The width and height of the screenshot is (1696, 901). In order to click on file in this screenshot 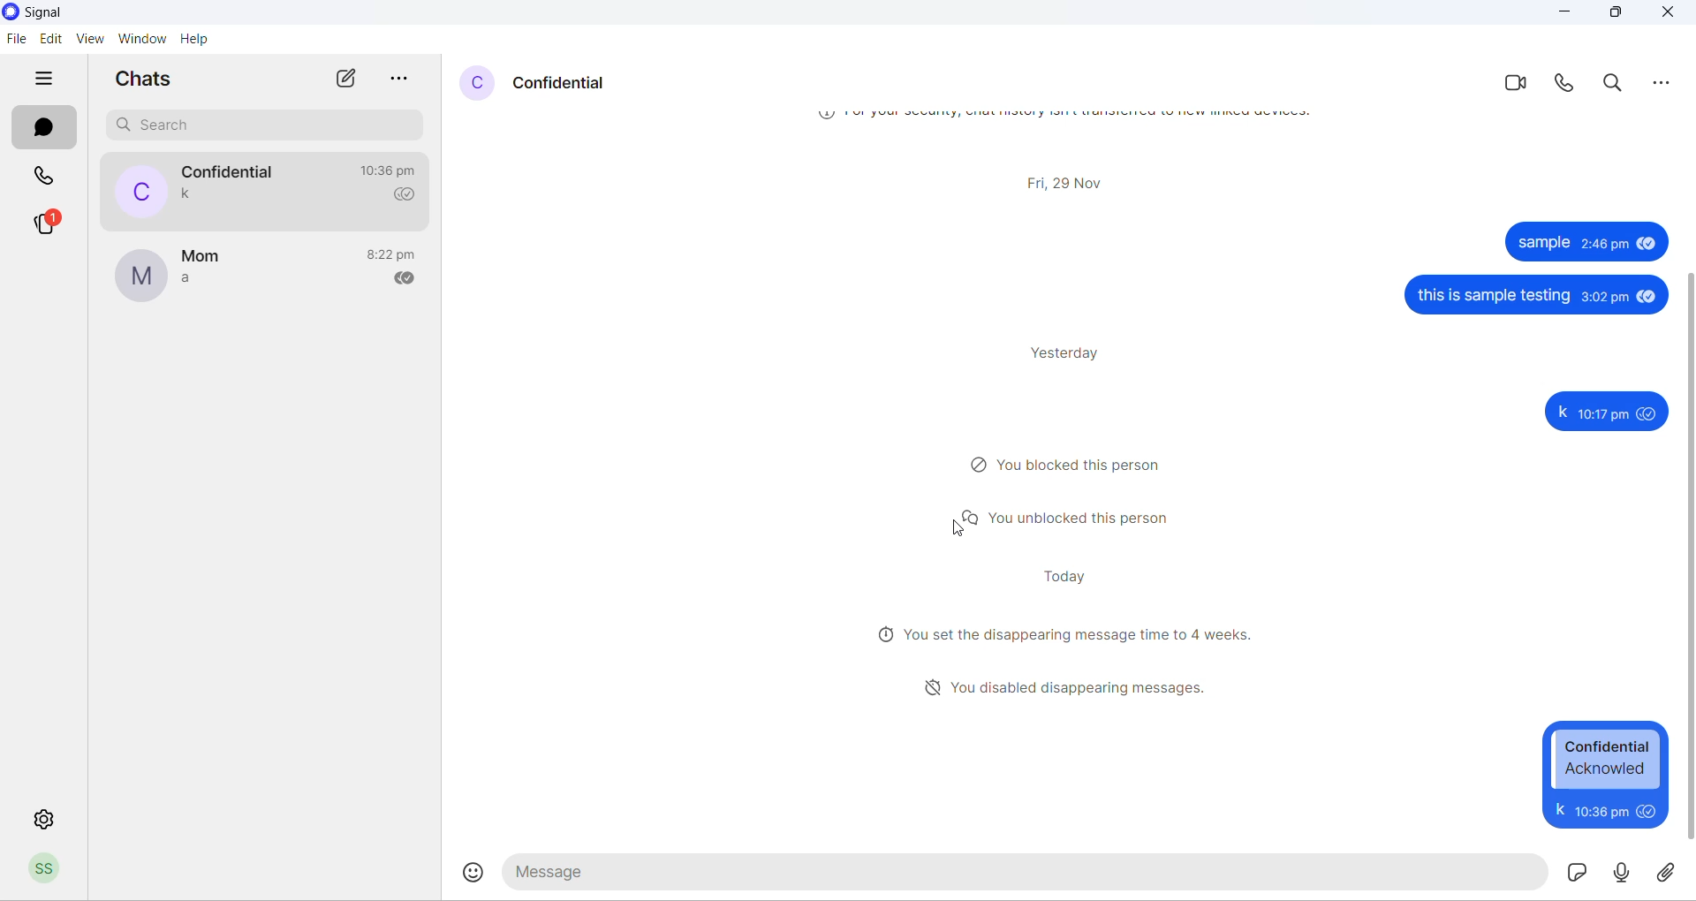, I will do `click(16, 39)`.